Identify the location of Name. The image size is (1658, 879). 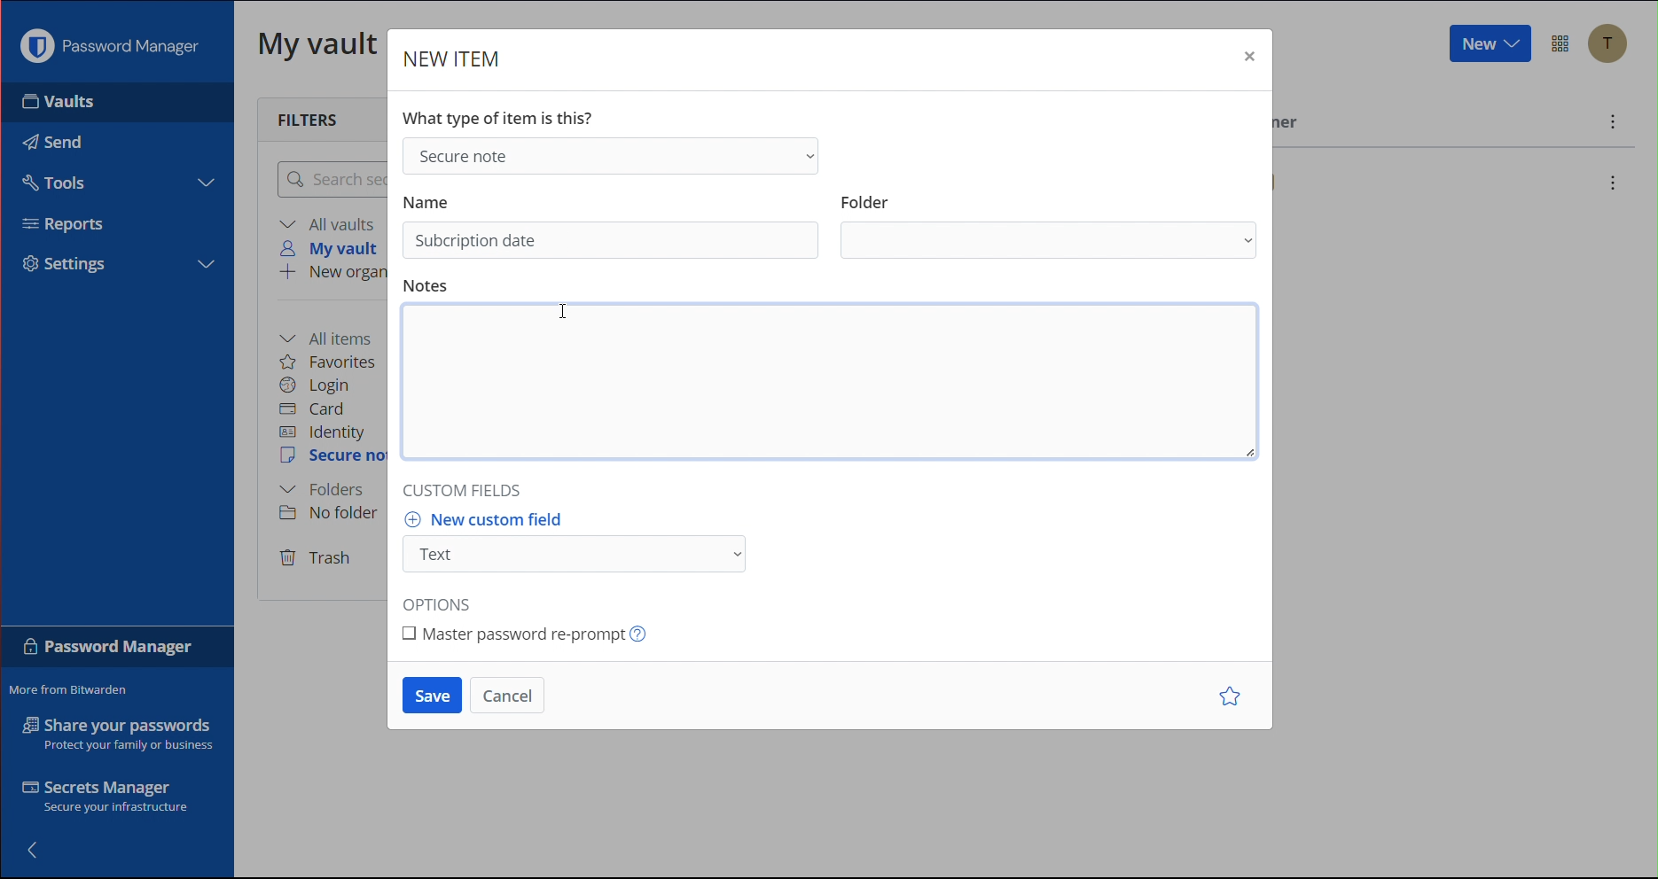
(427, 199).